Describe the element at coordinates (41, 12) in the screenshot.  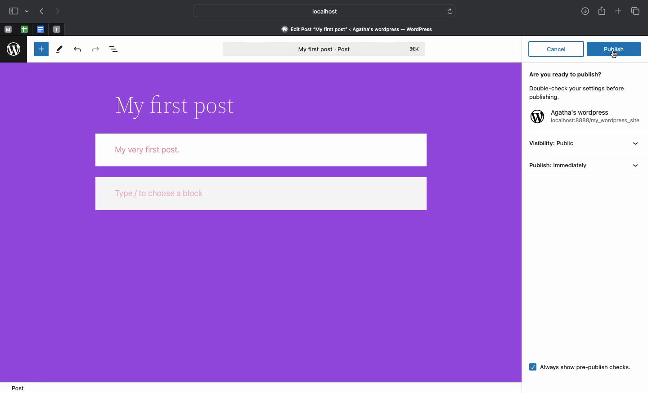
I see `Previous page` at that location.